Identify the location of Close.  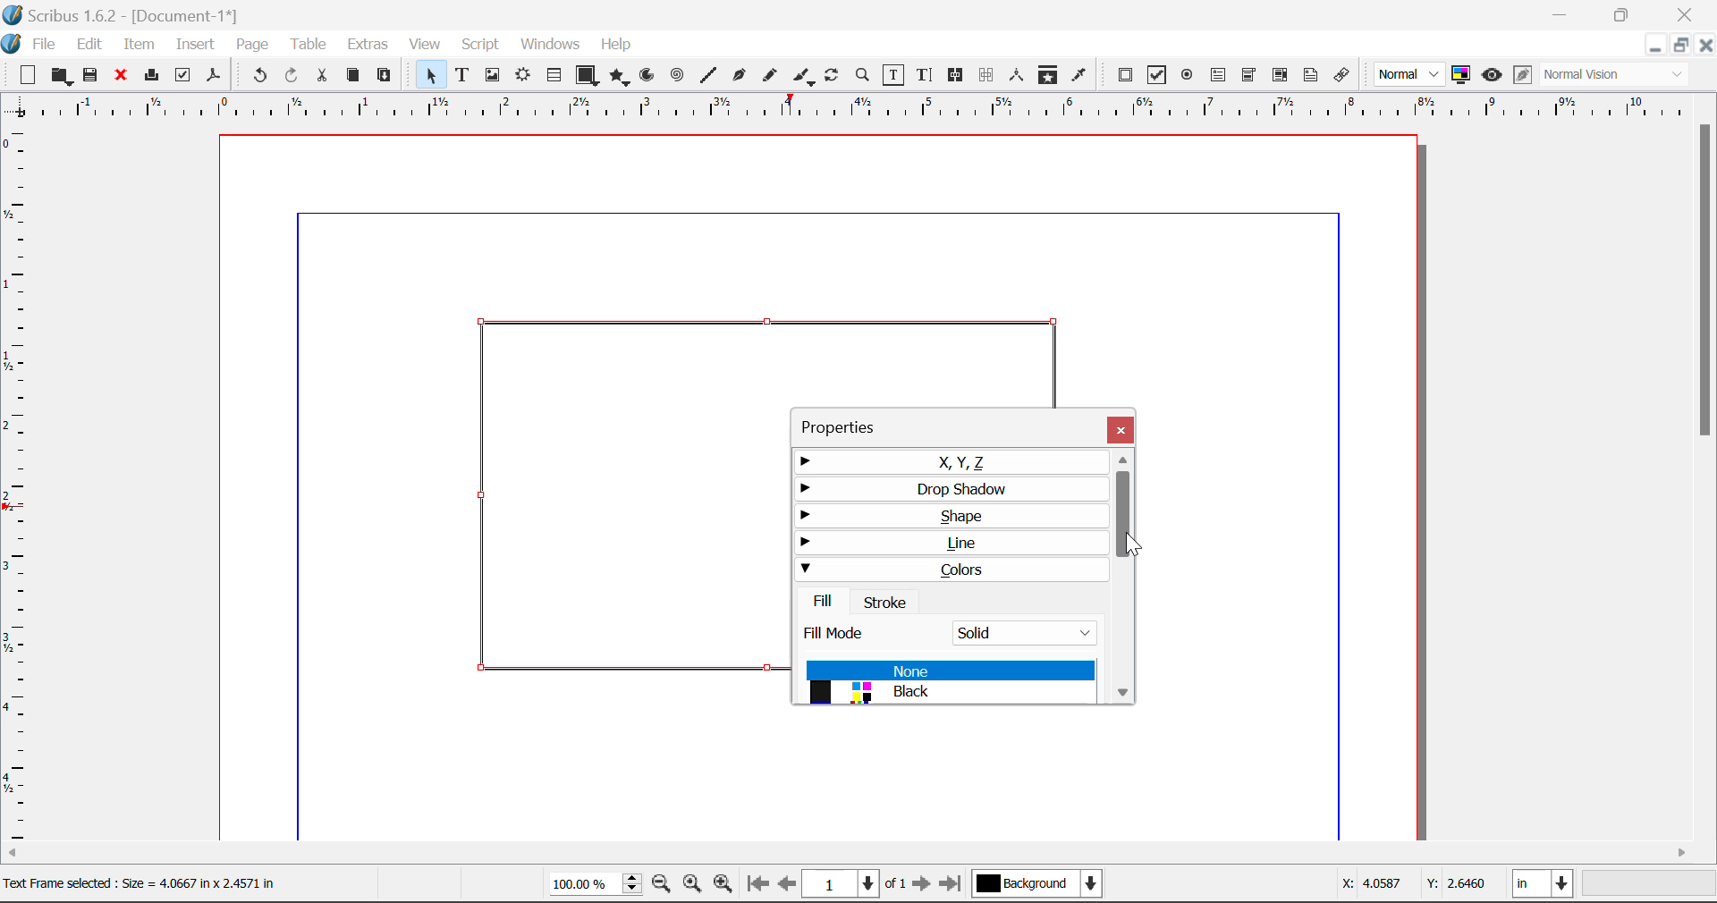
(1687, 14).